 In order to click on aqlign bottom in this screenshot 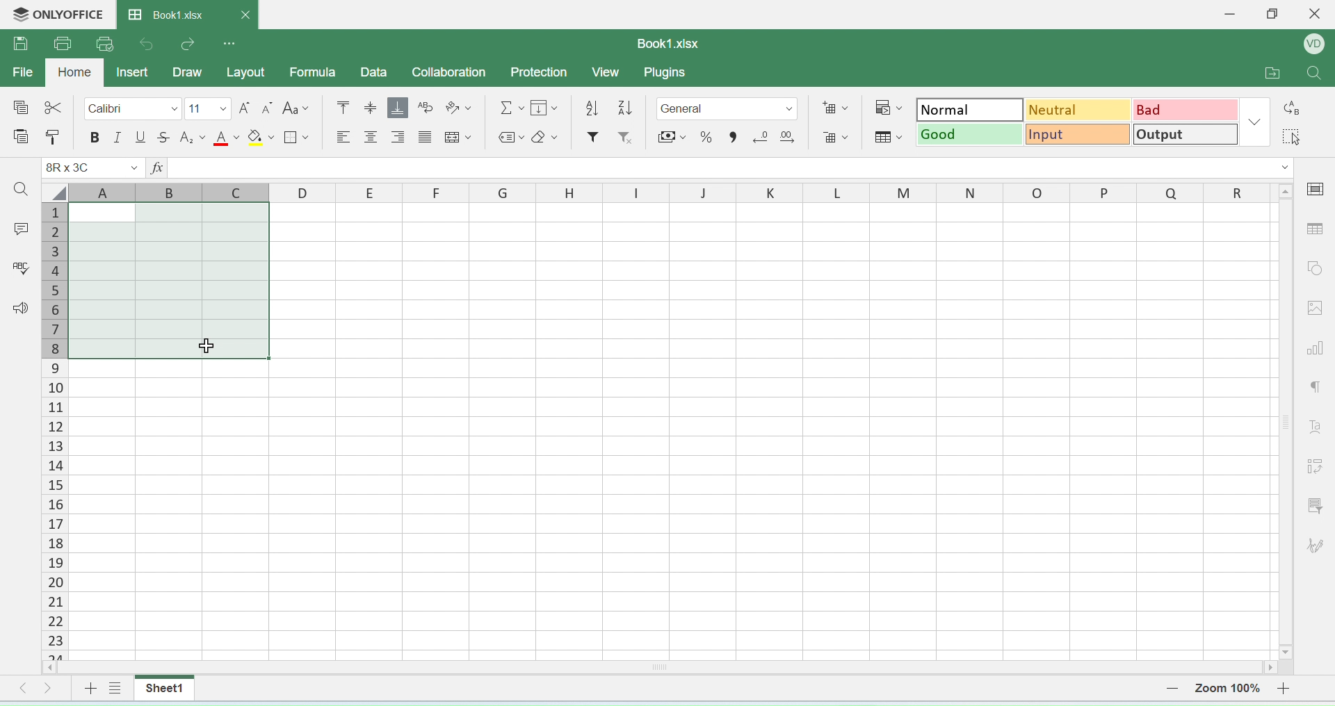, I will do `click(397, 107)`.